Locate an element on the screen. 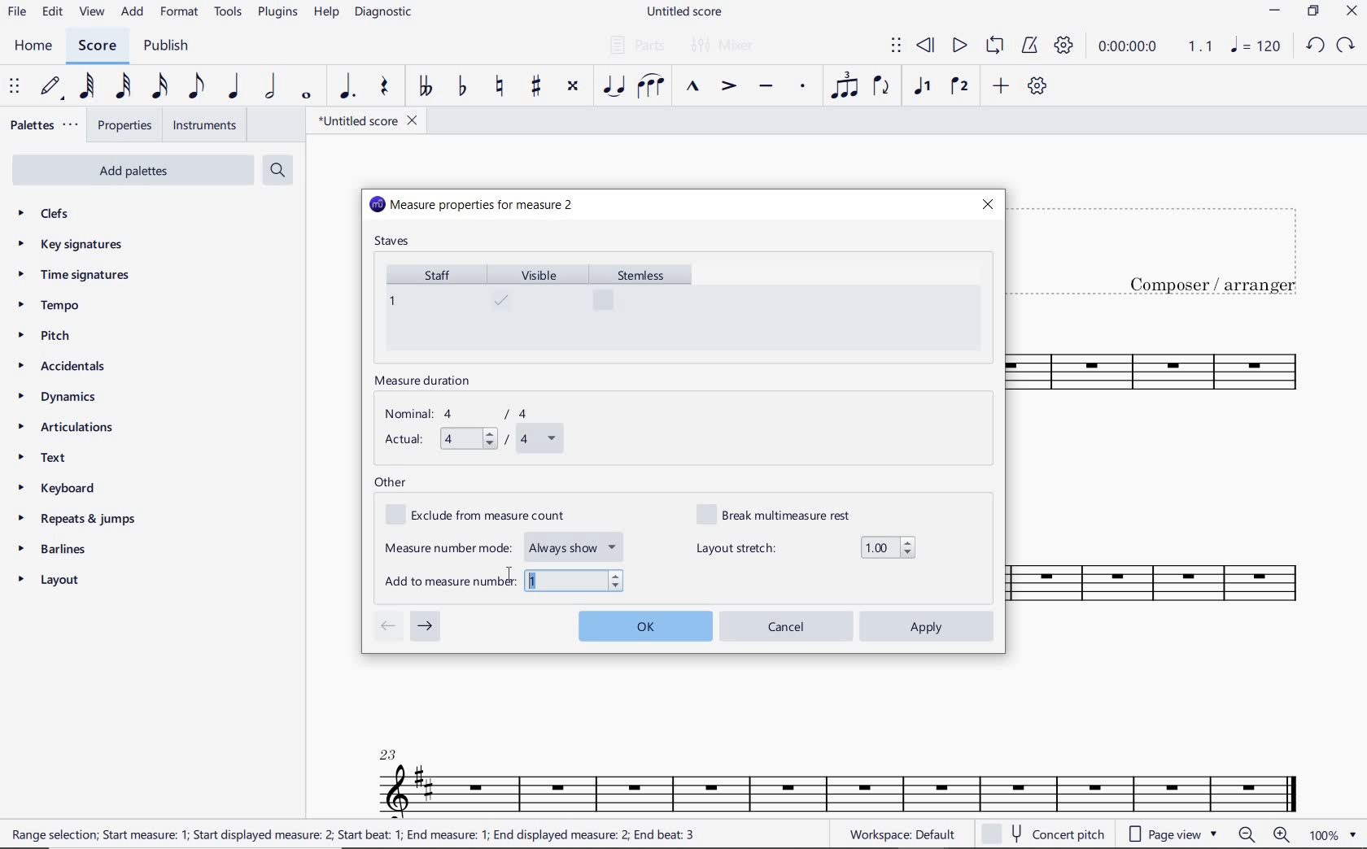 This screenshot has height=849, width=1367. MARCATO is located at coordinates (691, 88).